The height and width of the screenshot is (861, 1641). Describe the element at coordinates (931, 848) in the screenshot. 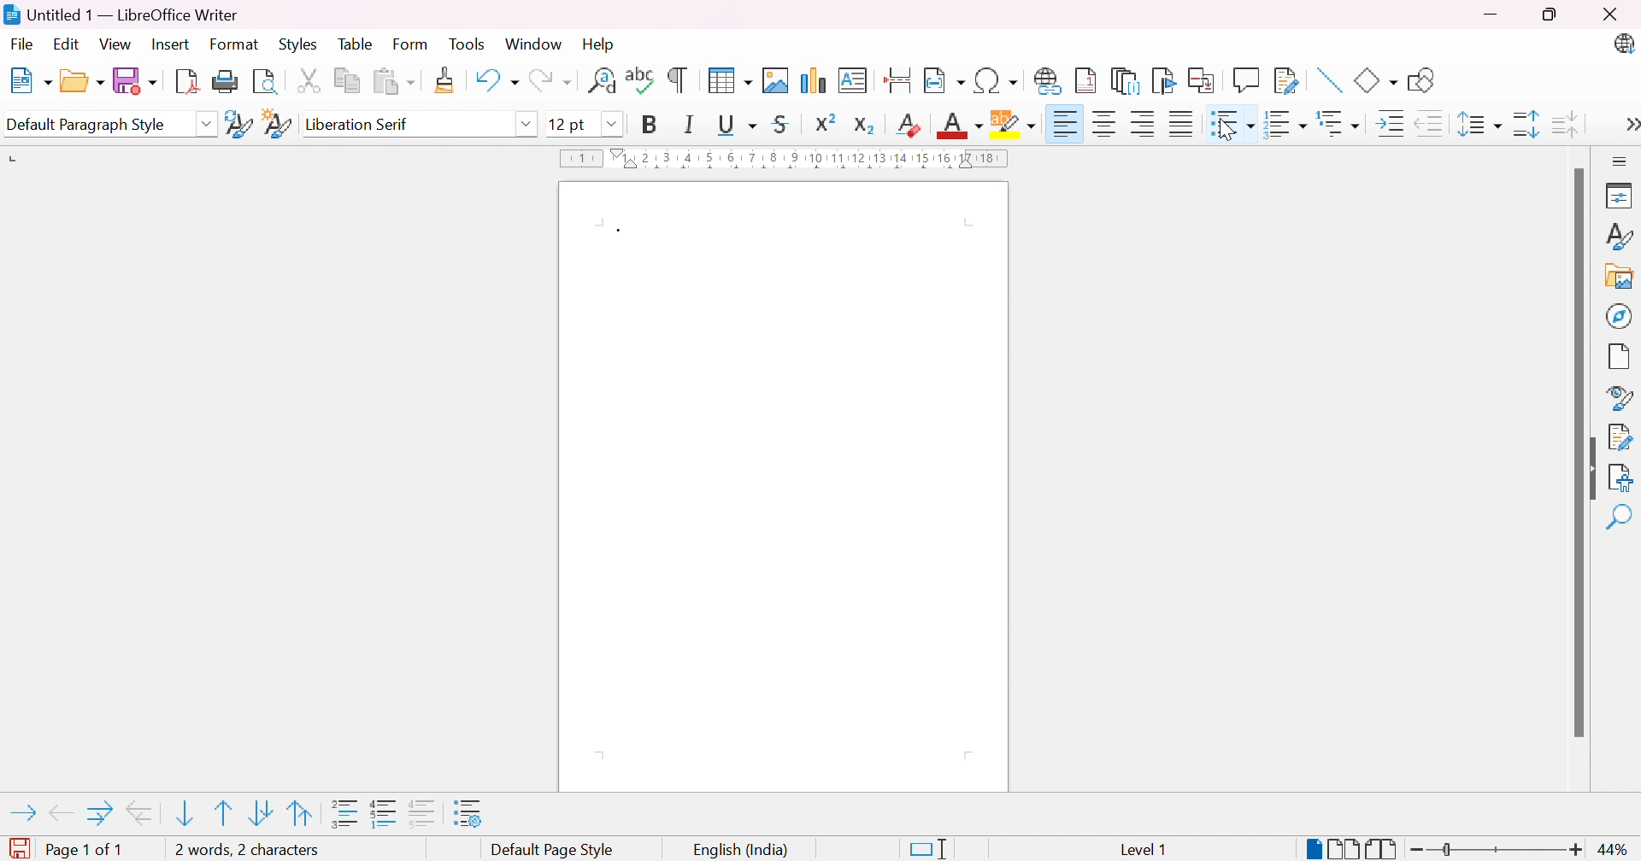

I see `Standard selection. Click to change selection mode.` at that location.